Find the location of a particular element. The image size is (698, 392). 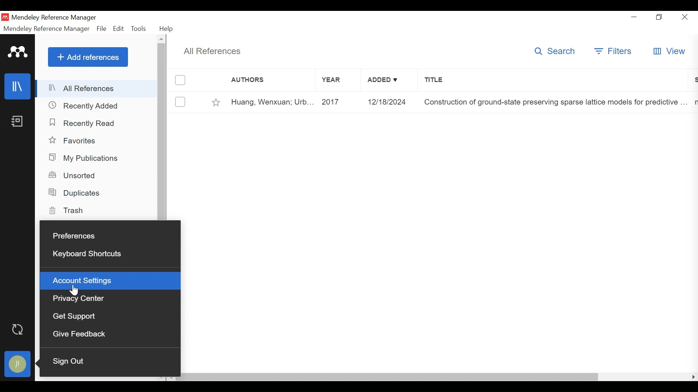

Edit is located at coordinates (119, 29).